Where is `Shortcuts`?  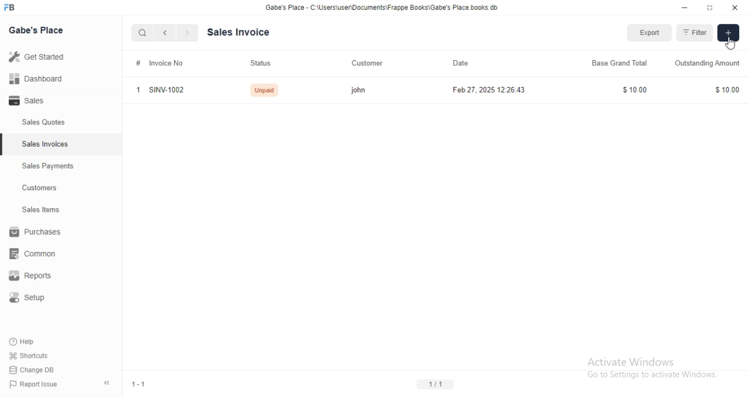
Shortcuts is located at coordinates (36, 355).